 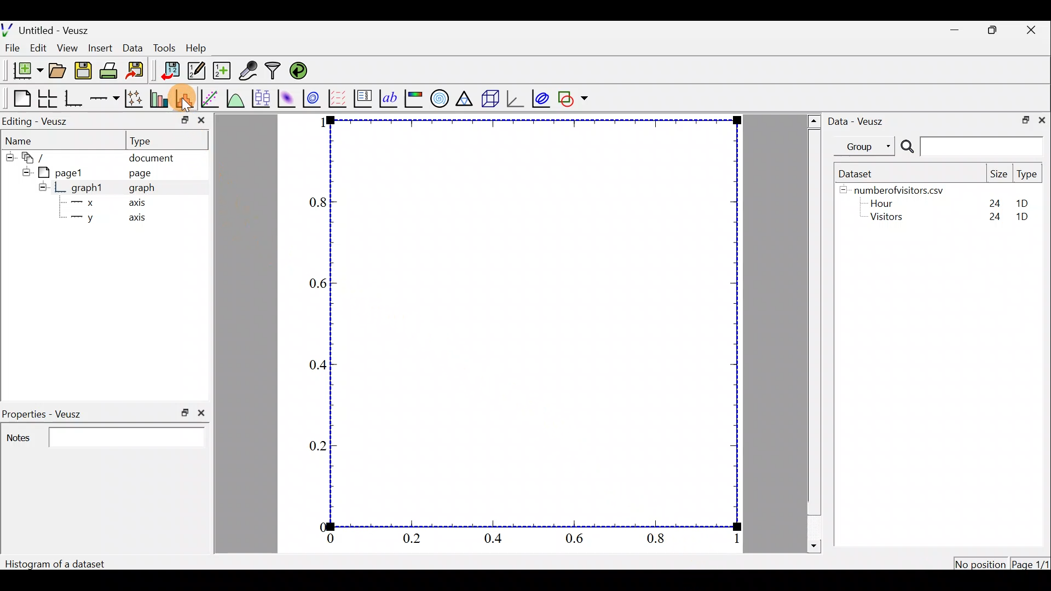 I want to click on close, so click(x=1042, y=121).